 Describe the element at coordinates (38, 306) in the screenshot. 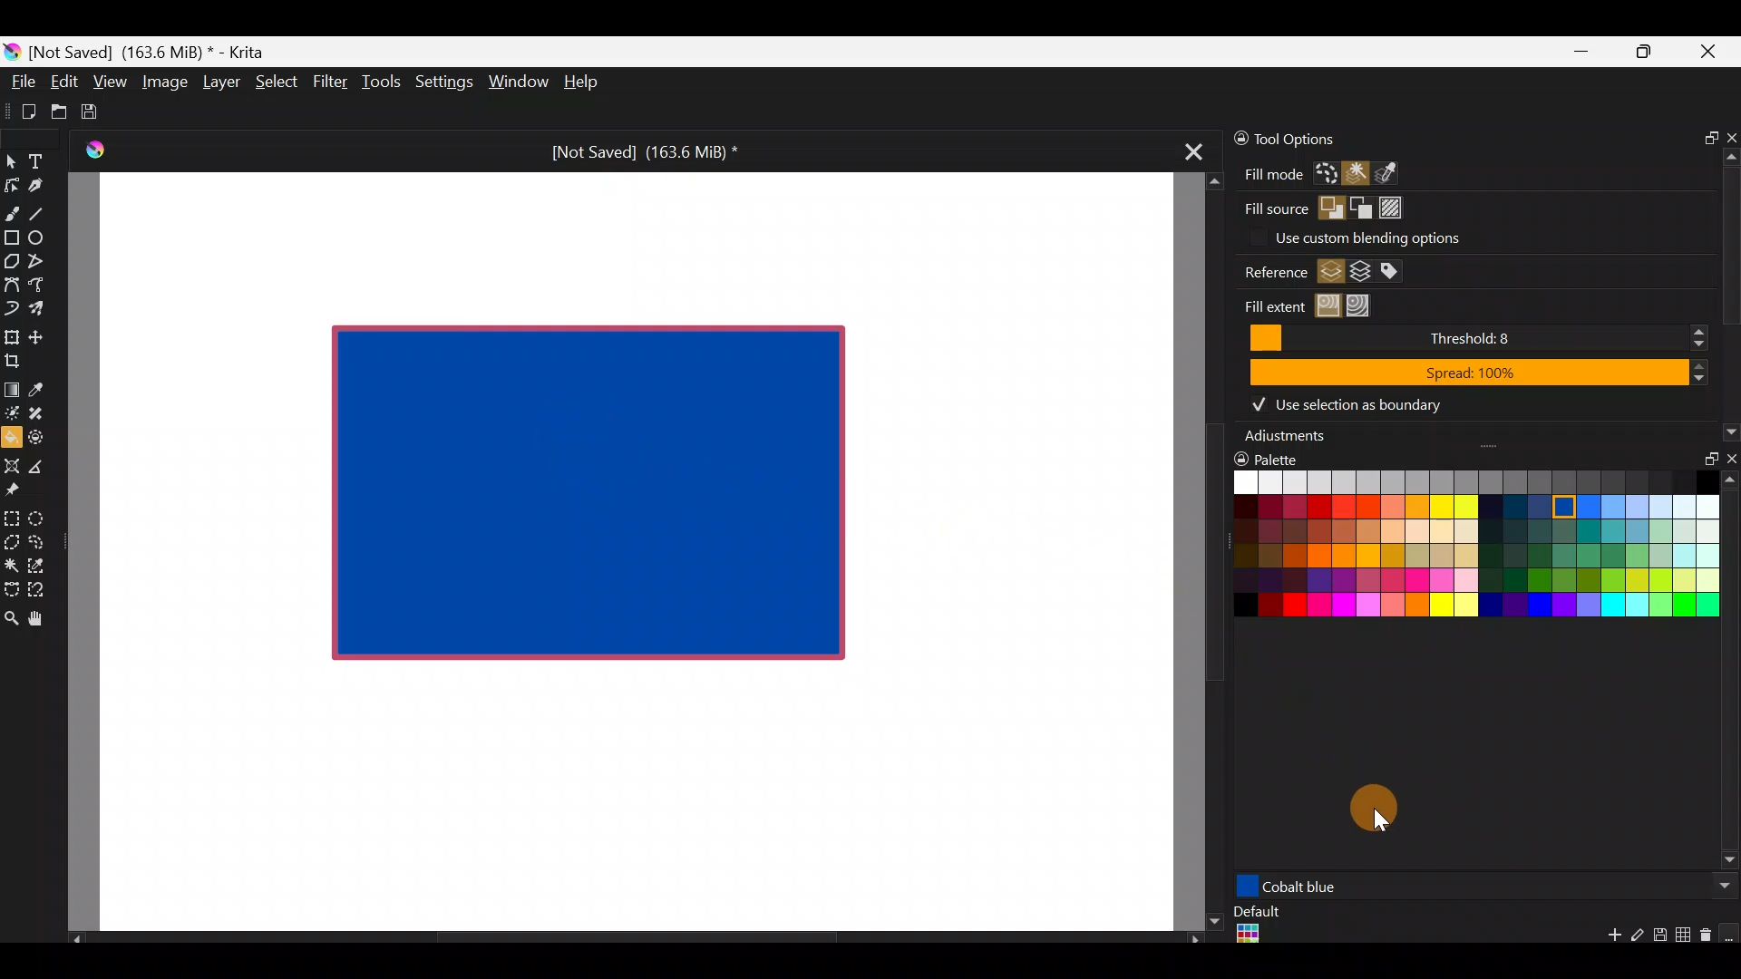

I see `Multibrush tool` at that location.